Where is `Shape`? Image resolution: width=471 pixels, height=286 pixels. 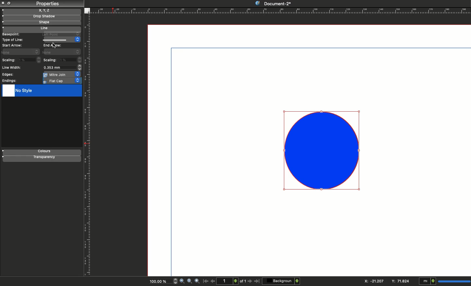 Shape is located at coordinates (41, 23).